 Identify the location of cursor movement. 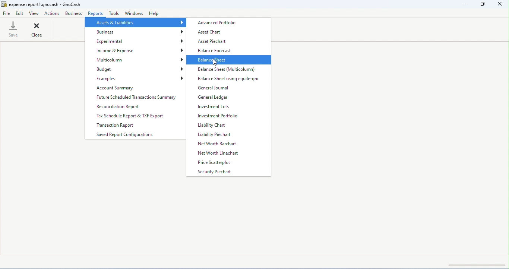
(215, 62).